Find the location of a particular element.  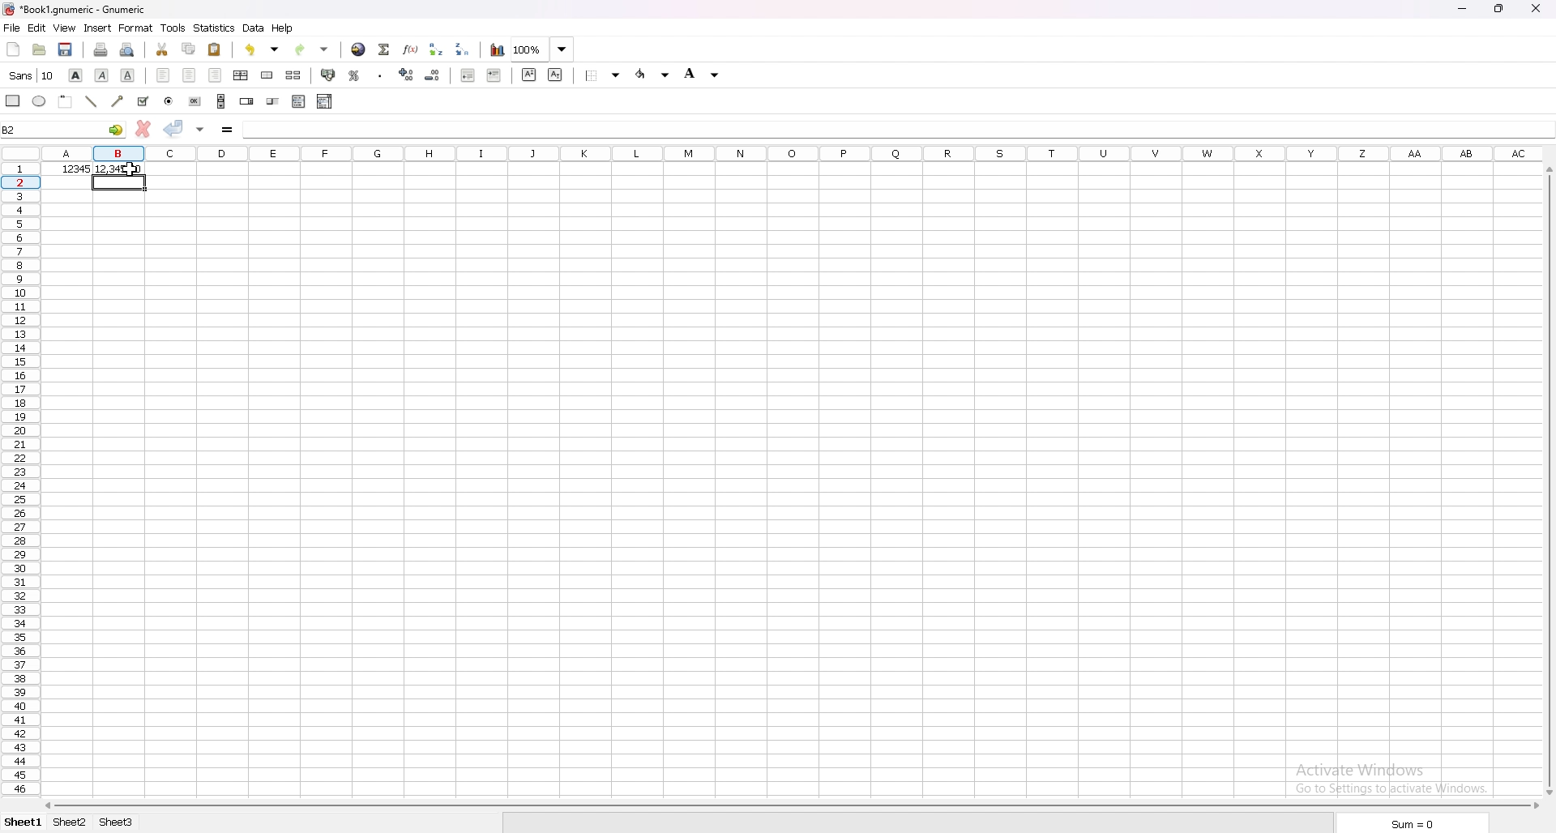

merge cells is located at coordinates (267, 75).